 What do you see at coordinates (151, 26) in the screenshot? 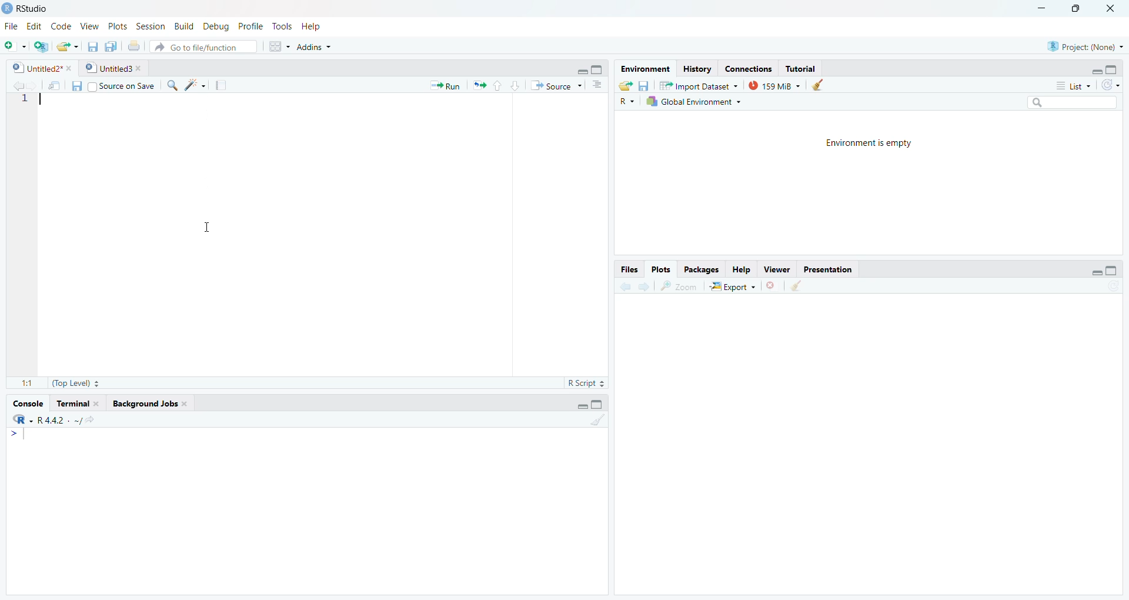
I see `Session` at bounding box center [151, 26].